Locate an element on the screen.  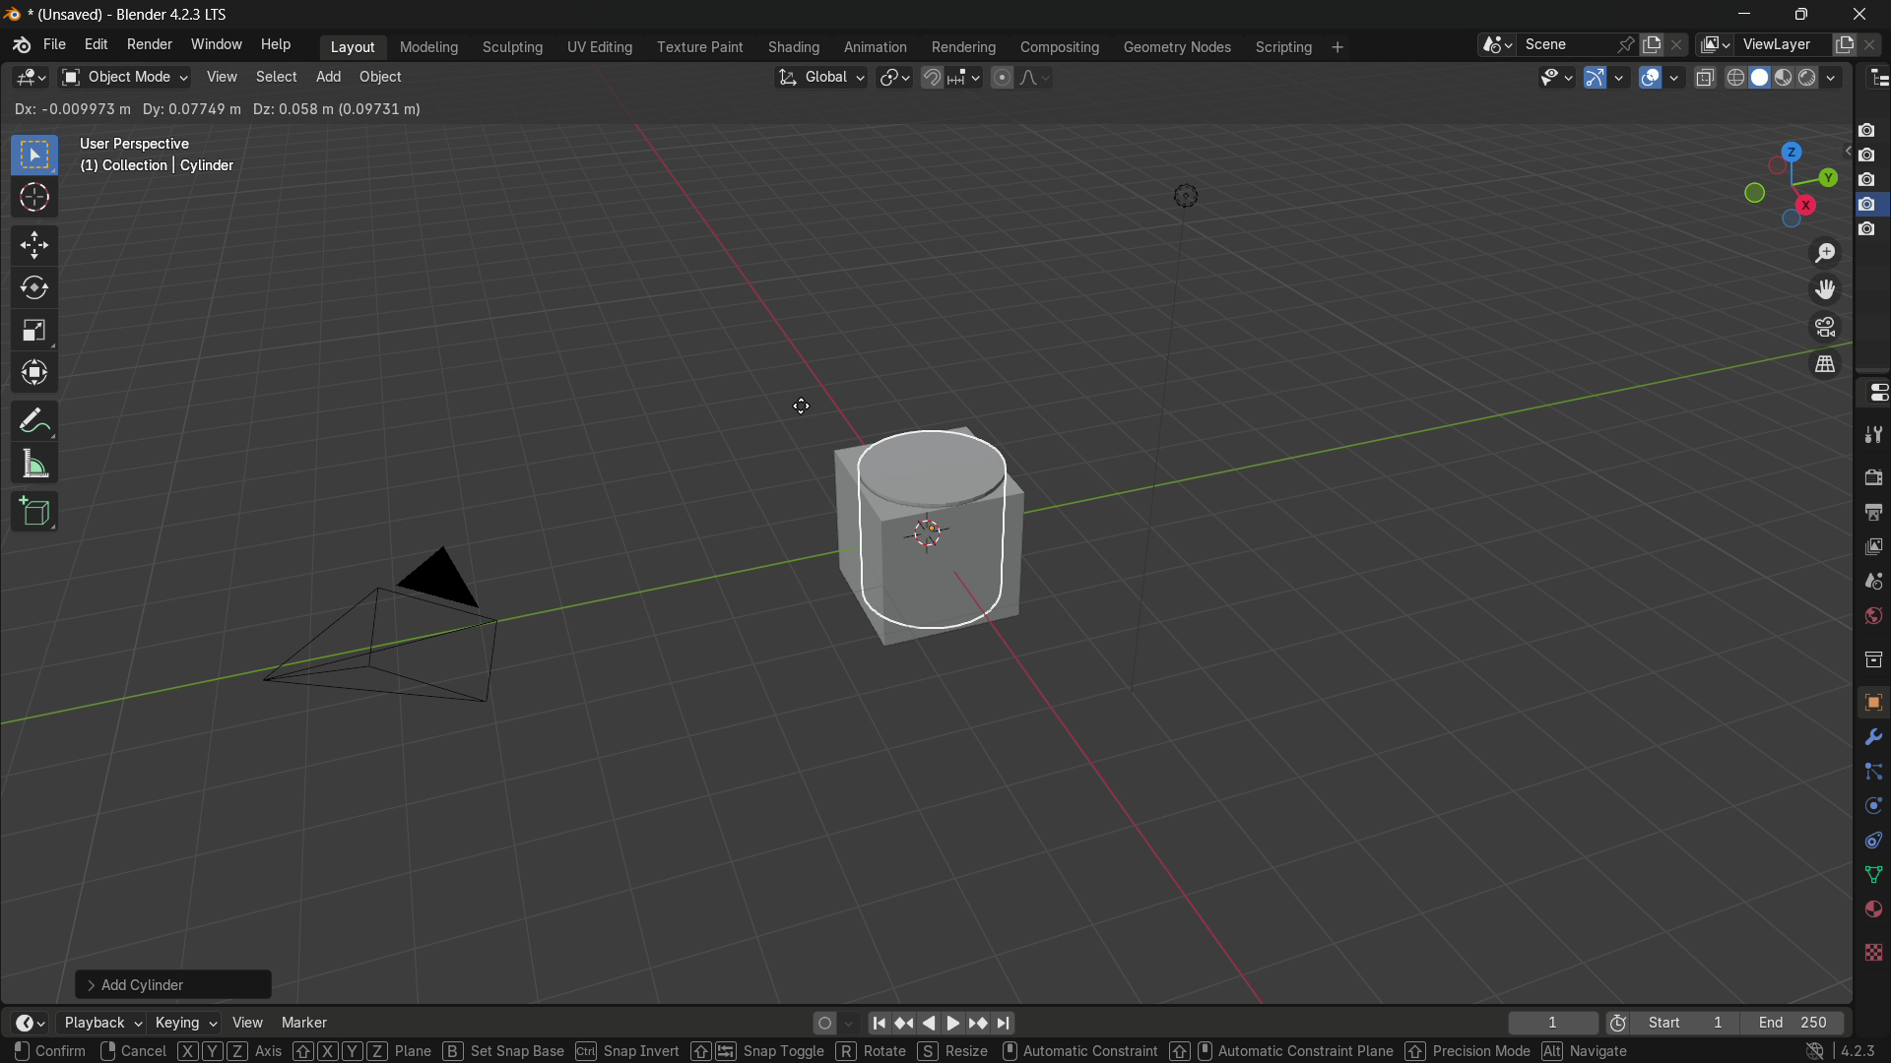
icon is located at coordinates (1872, 841).